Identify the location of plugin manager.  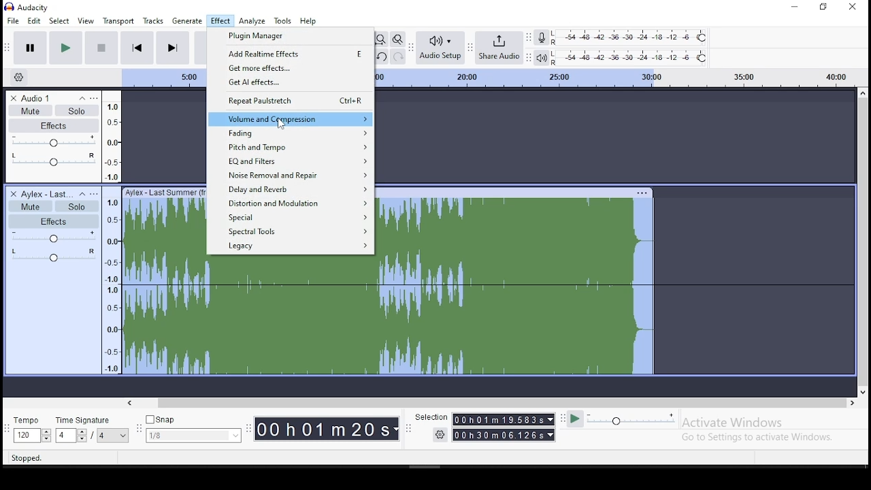
(290, 36).